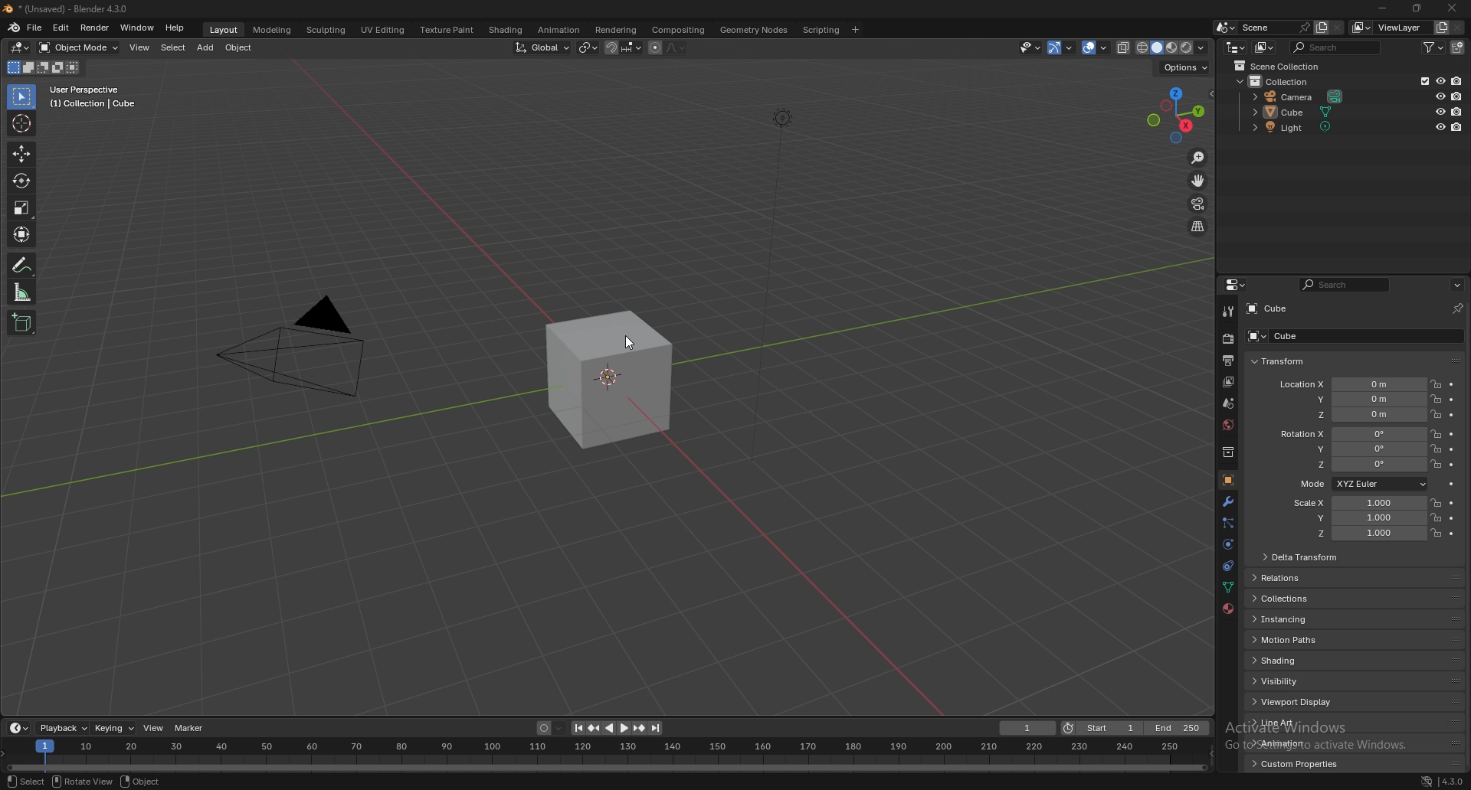 The height and width of the screenshot is (790, 1471). I want to click on window, so click(138, 28).